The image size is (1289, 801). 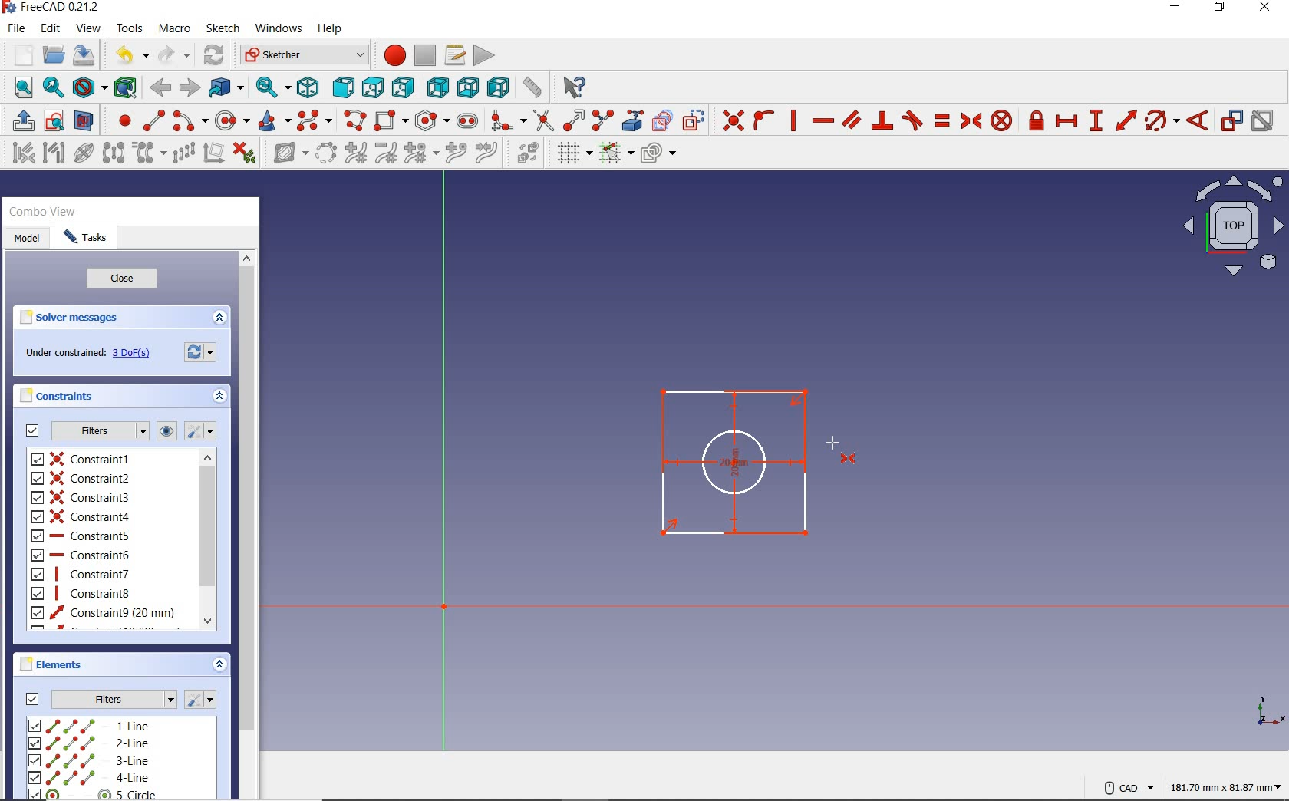 I want to click on constraint9 (20MM), so click(x=103, y=613).